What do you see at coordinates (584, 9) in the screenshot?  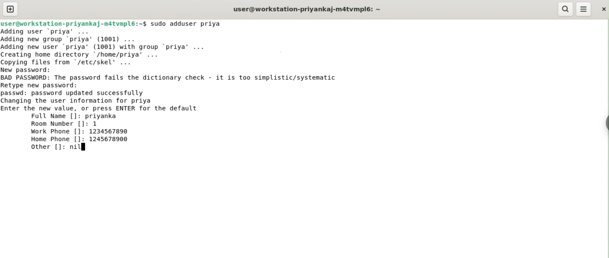 I see `menu` at bounding box center [584, 9].